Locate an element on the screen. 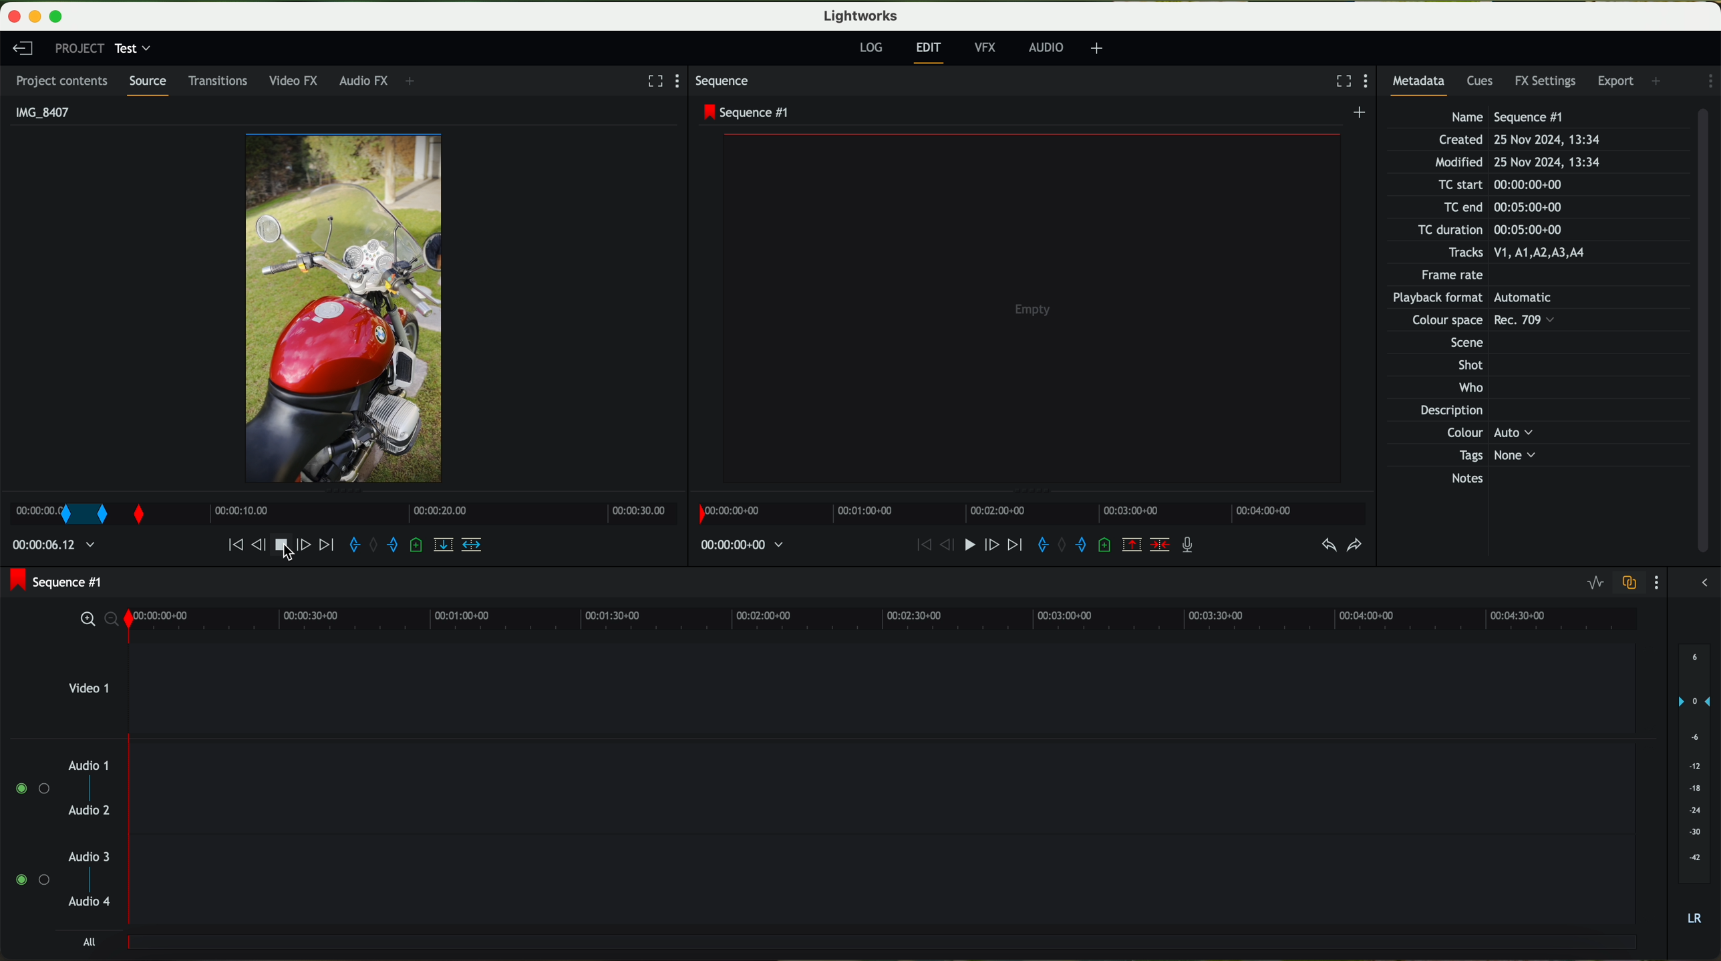   is located at coordinates (1460, 341).